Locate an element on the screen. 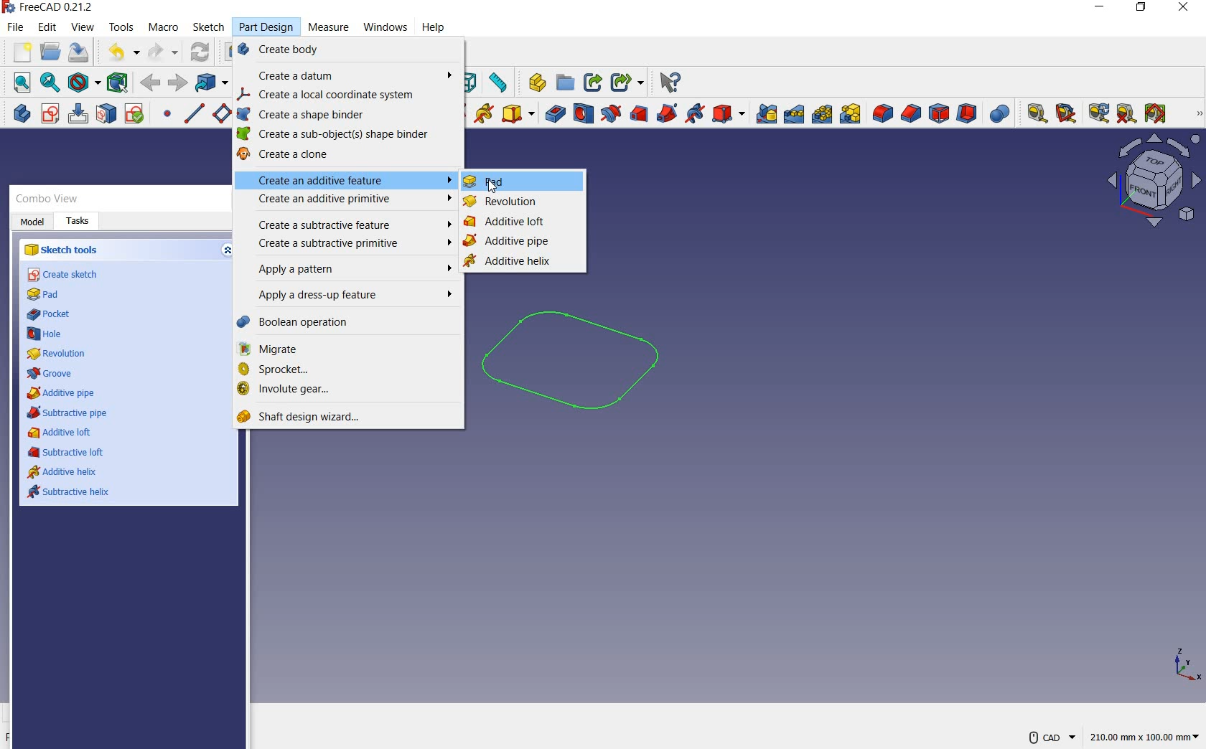 Image resolution: width=1206 pixels, height=749 pixels. measure linear is located at coordinates (1034, 113).